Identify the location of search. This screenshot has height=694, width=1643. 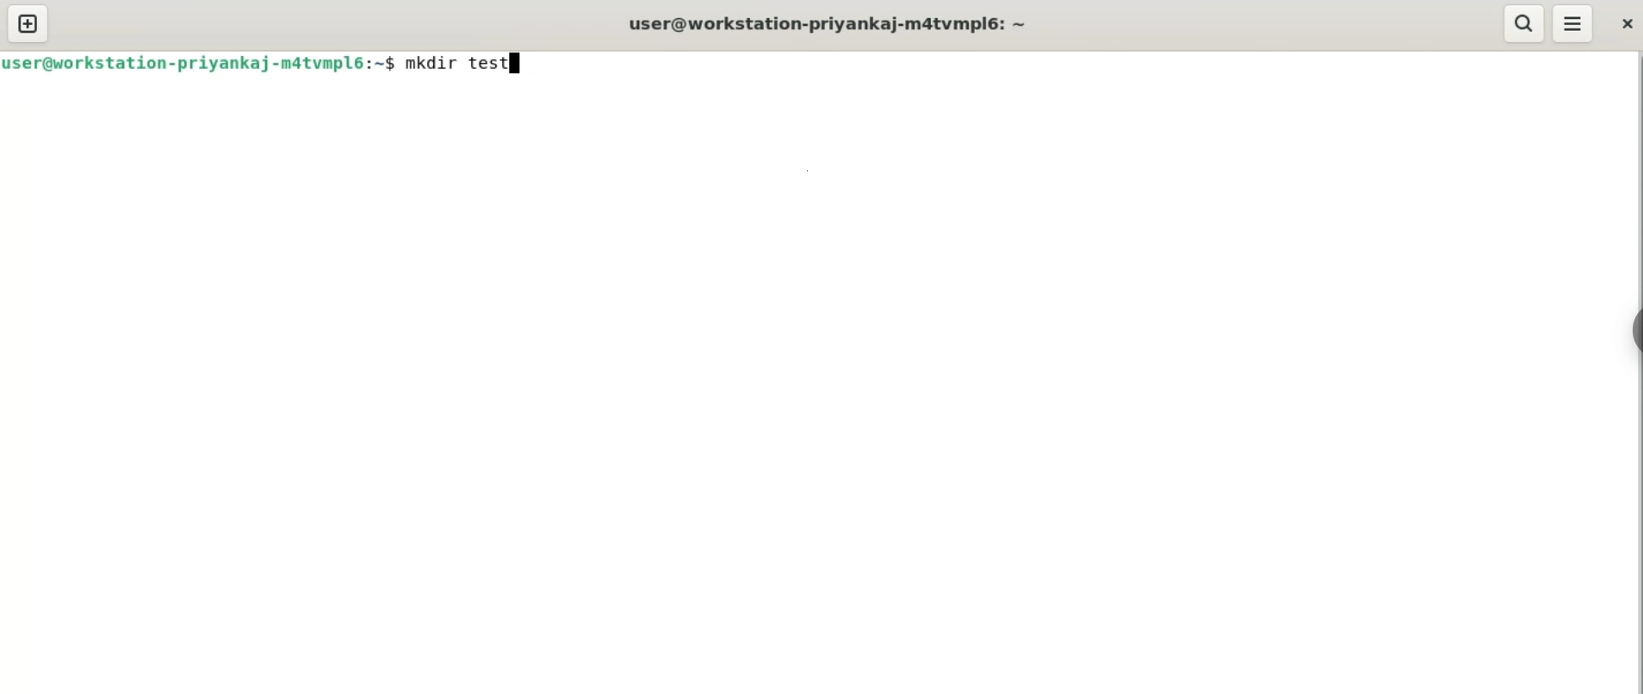
(1524, 23).